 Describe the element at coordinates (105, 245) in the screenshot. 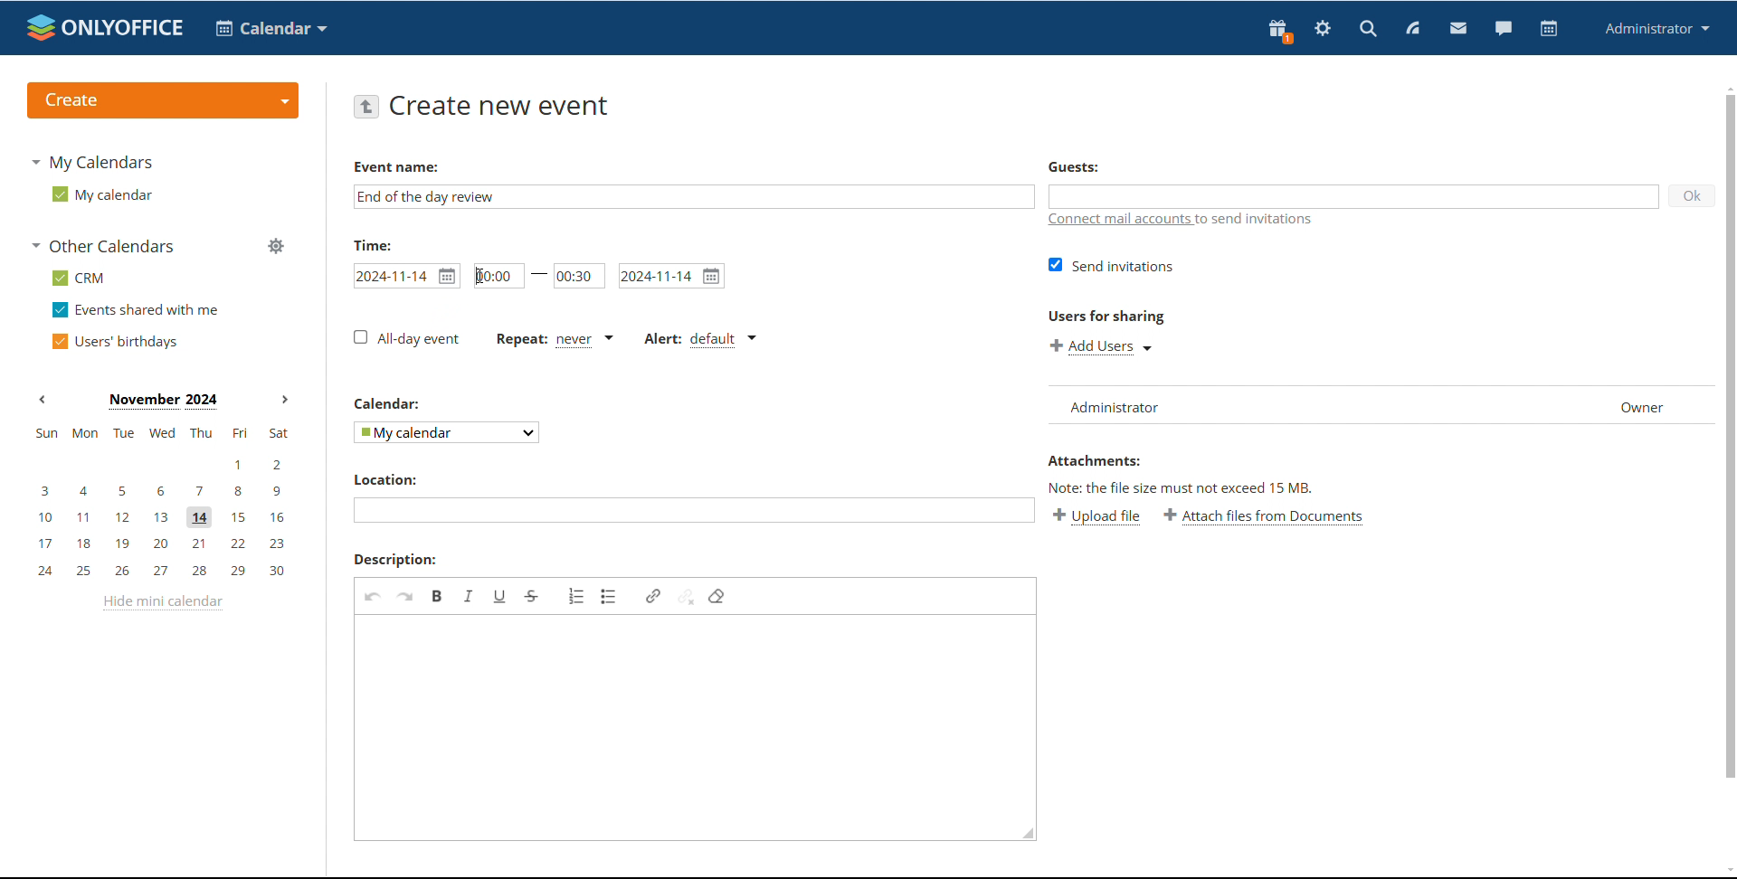

I see `other calendars` at that location.